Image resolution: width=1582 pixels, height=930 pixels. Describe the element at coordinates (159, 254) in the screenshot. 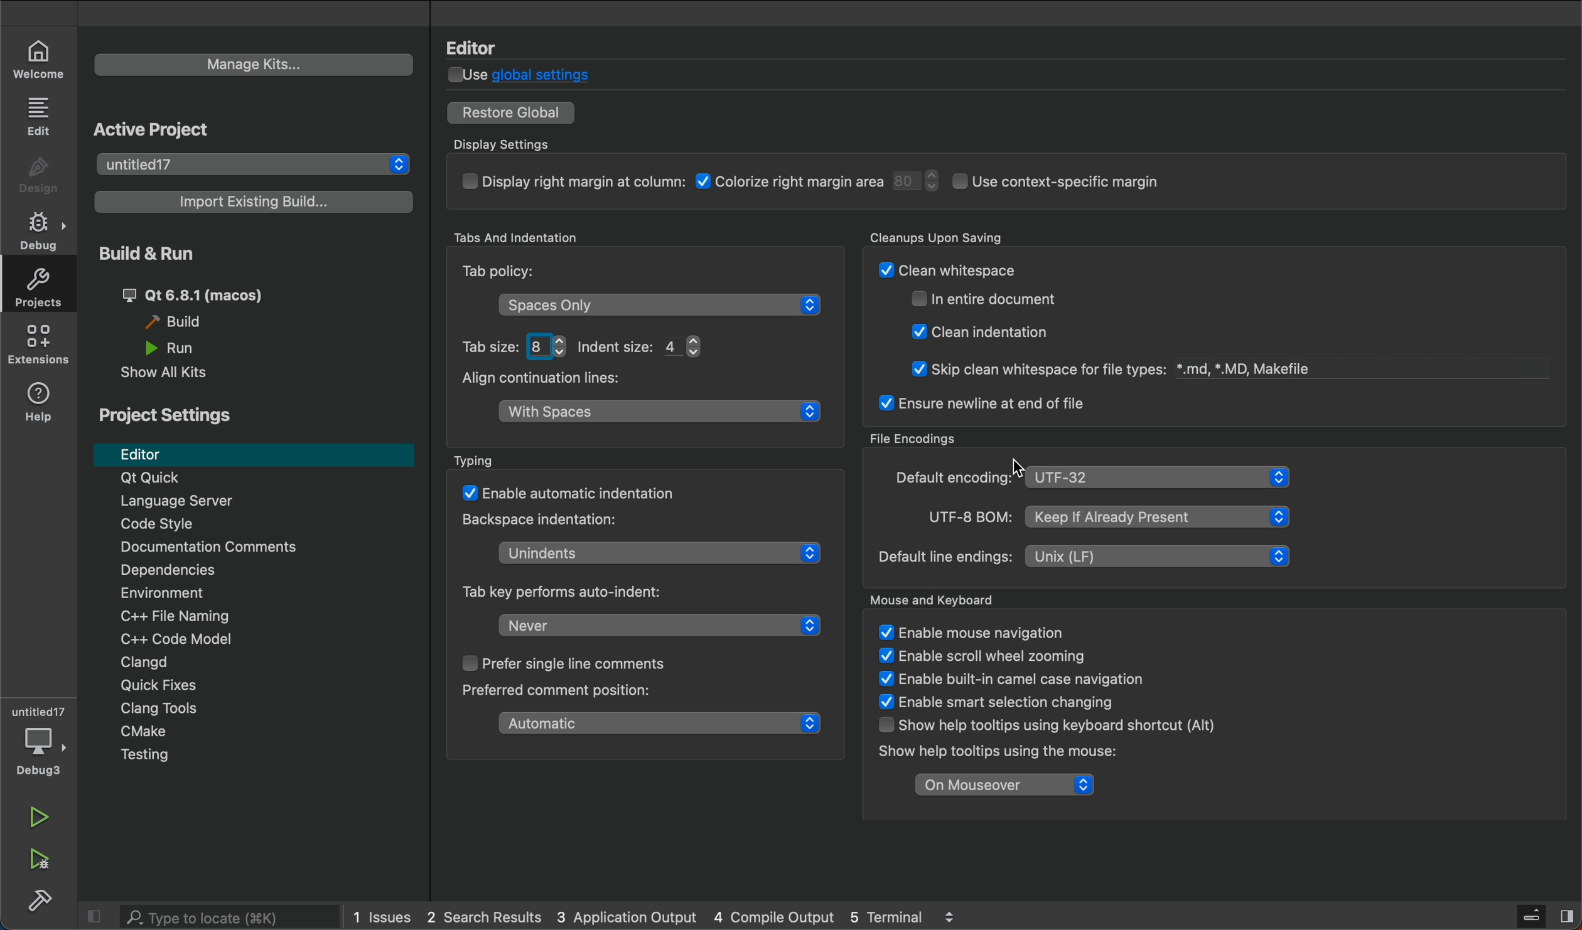

I see `Build & Run` at that location.